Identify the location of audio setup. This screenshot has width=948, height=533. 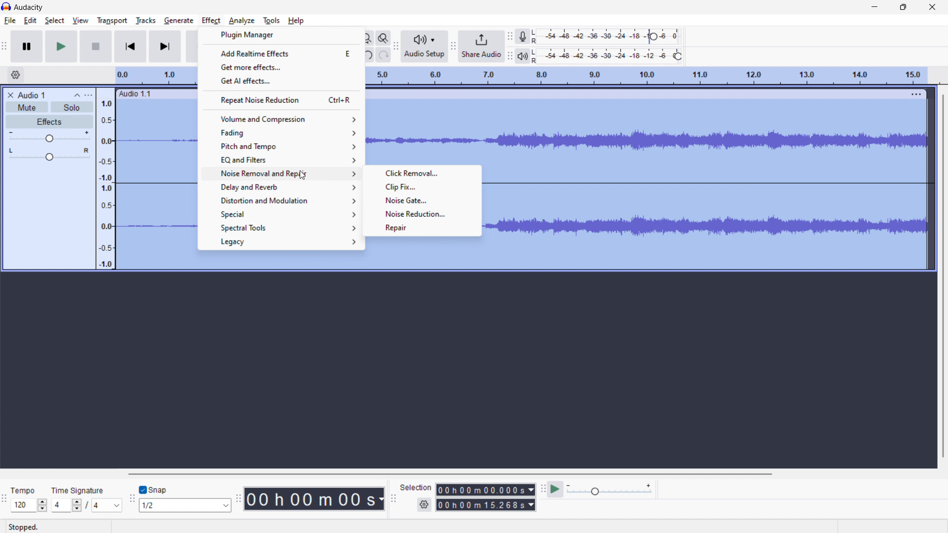
(424, 46).